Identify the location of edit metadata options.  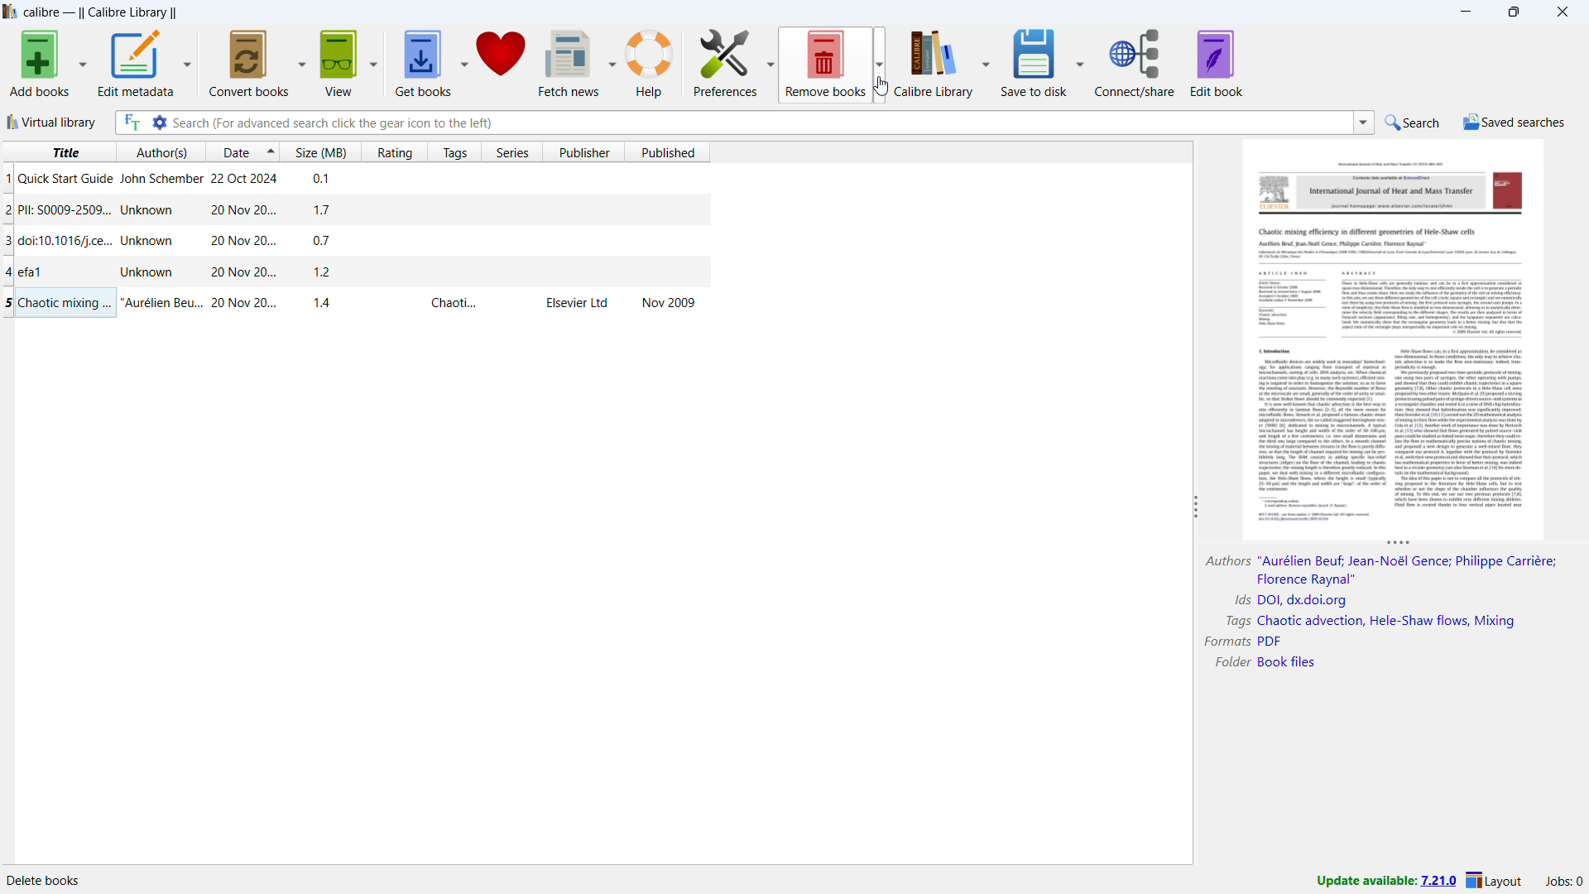
(187, 64).